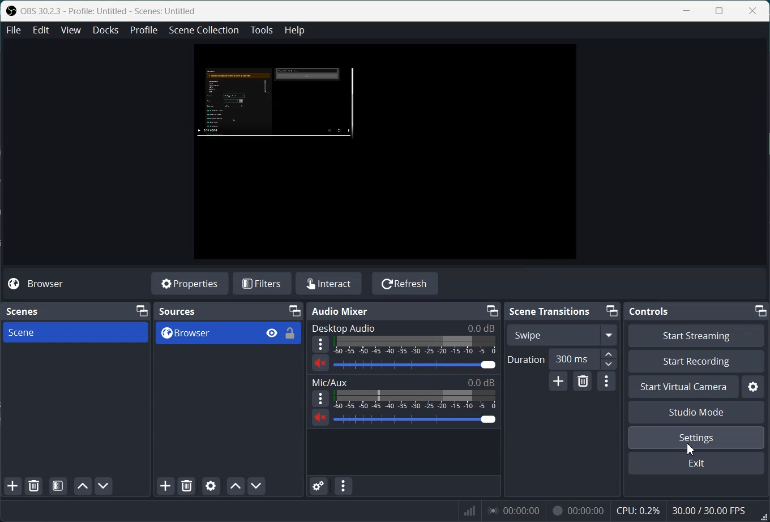 The image size is (770, 522). What do you see at coordinates (696, 464) in the screenshot?
I see `Exit` at bounding box center [696, 464].